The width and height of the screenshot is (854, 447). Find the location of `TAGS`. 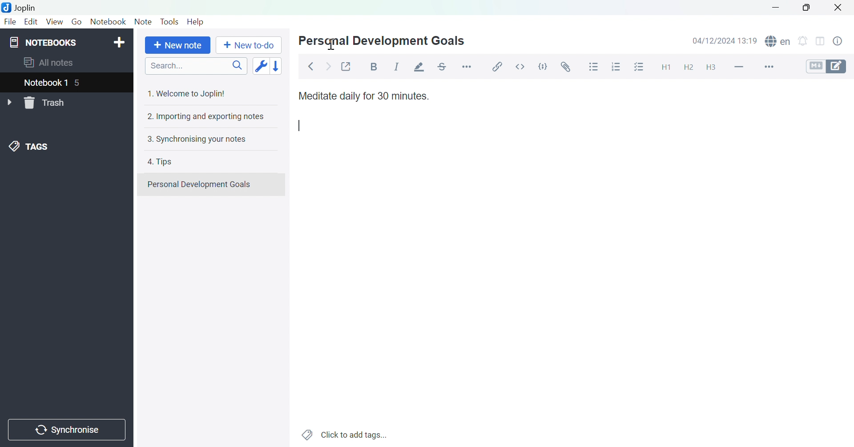

TAGS is located at coordinates (31, 146).